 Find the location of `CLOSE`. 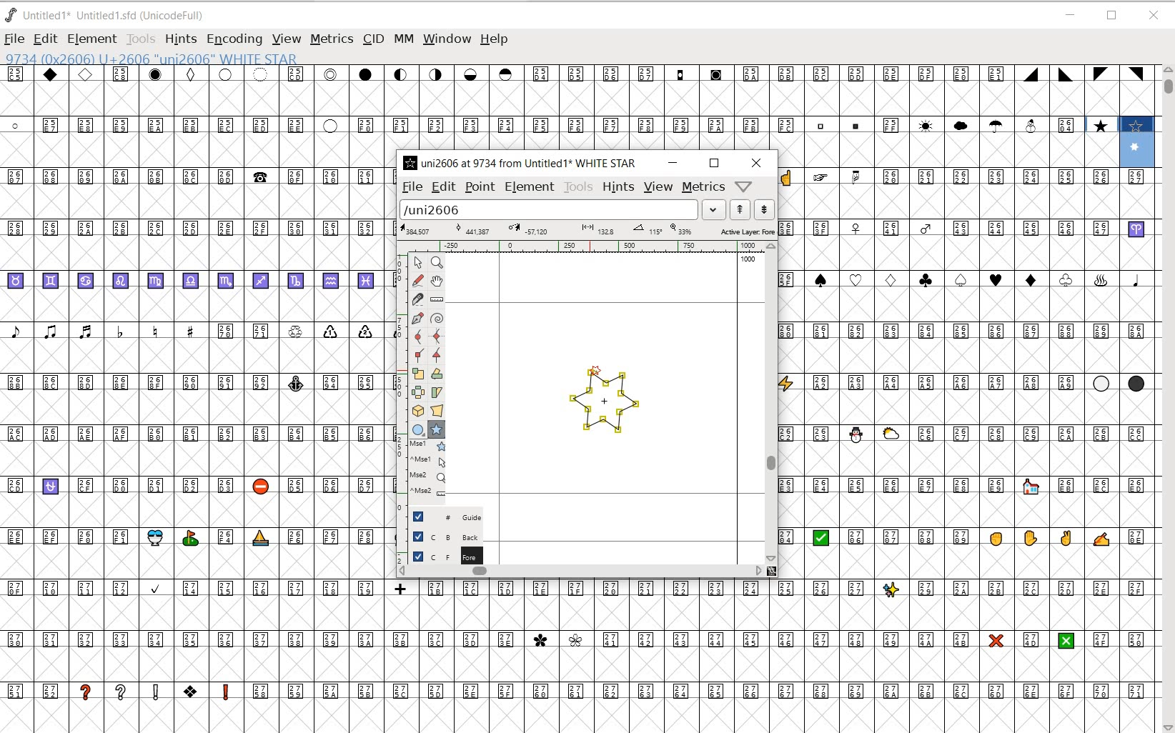

CLOSE is located at coordinates (756, 163).